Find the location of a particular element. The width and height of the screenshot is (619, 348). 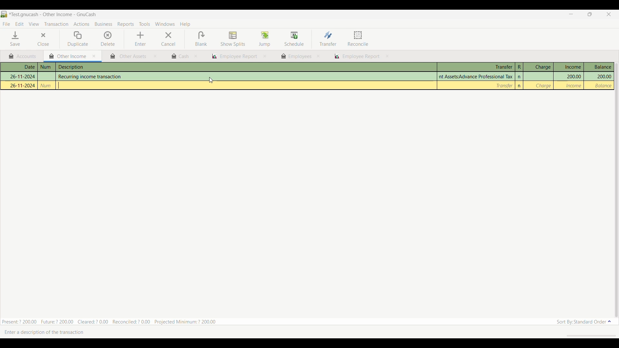

Minimize is located at coordinates (570, 13).